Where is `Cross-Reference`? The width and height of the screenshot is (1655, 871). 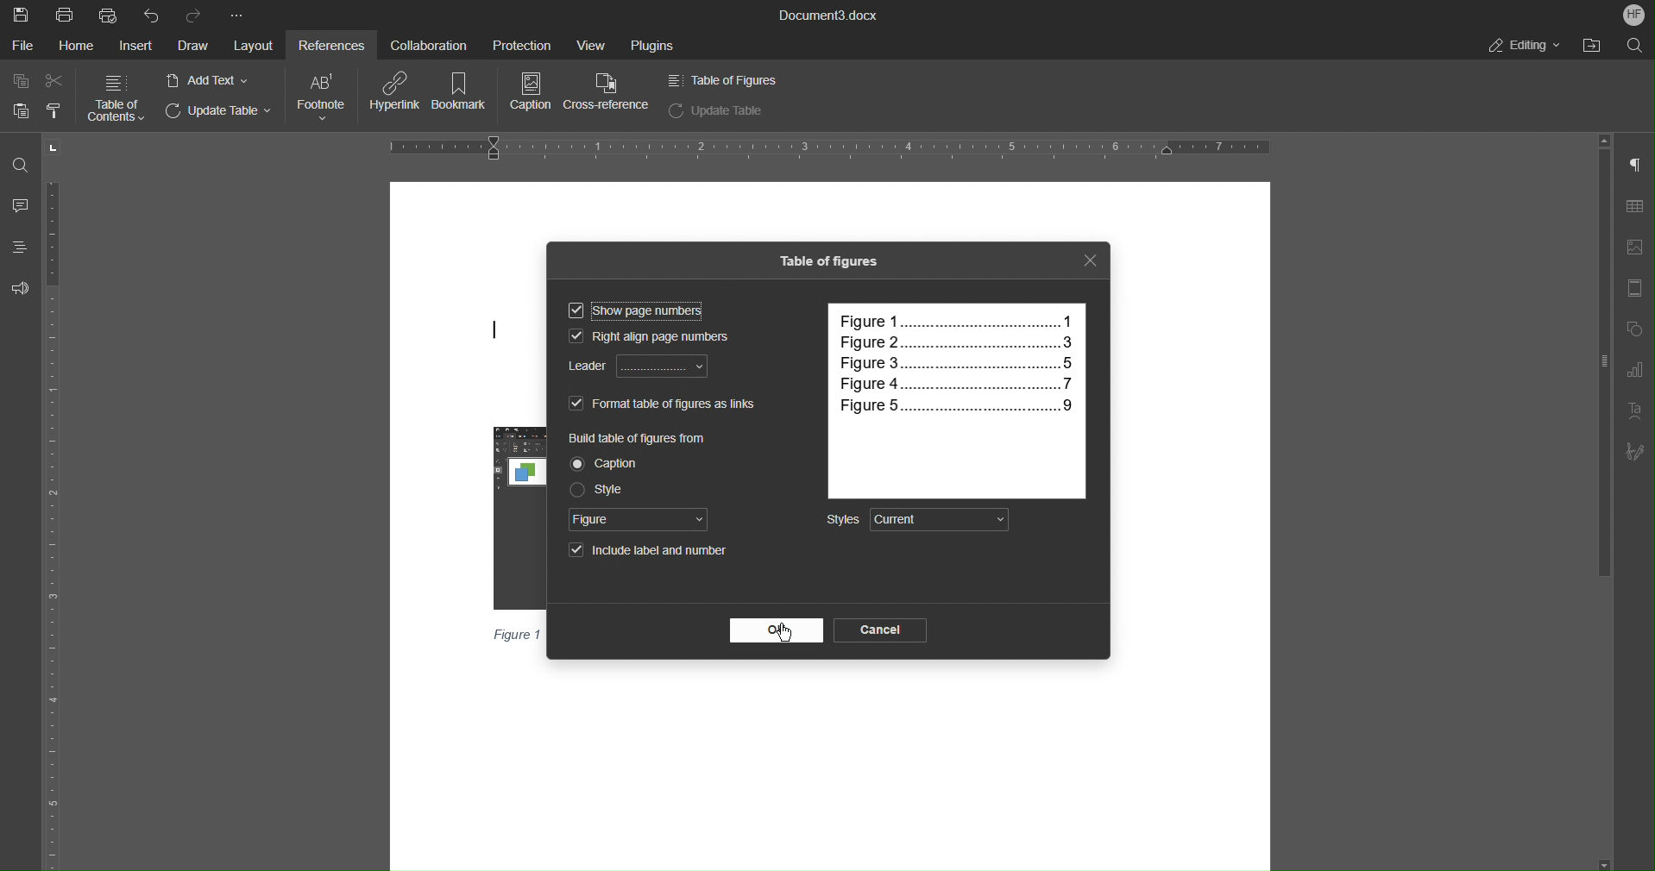 Cross-Reference is located at coordinates (610, 93).